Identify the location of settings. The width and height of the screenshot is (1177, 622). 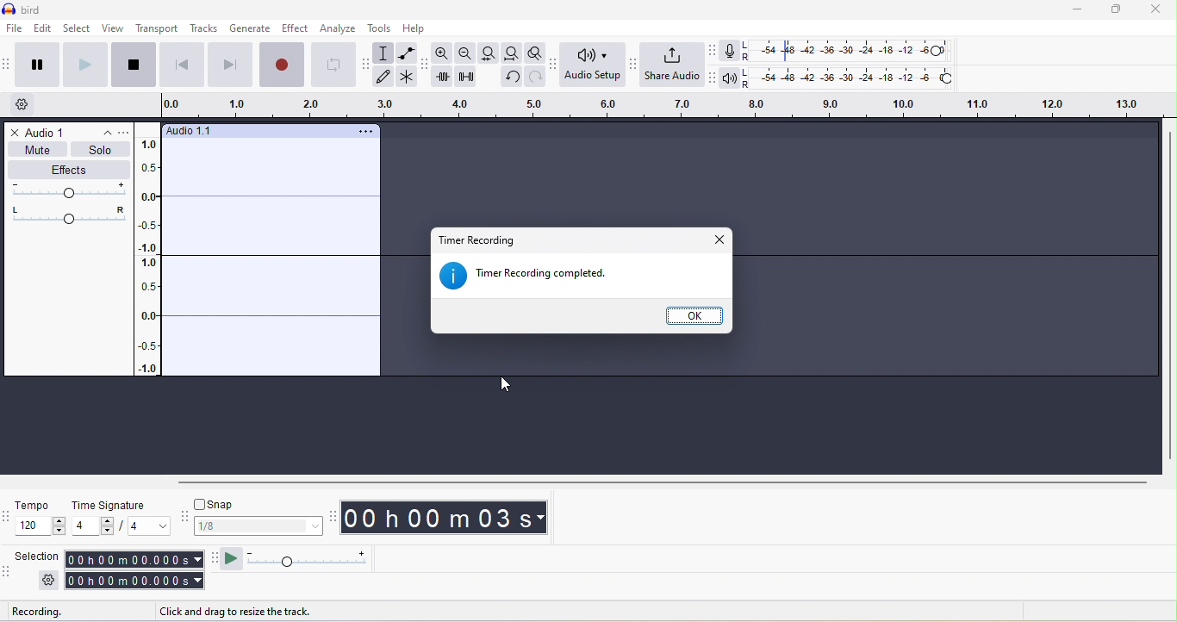
(47, 582).